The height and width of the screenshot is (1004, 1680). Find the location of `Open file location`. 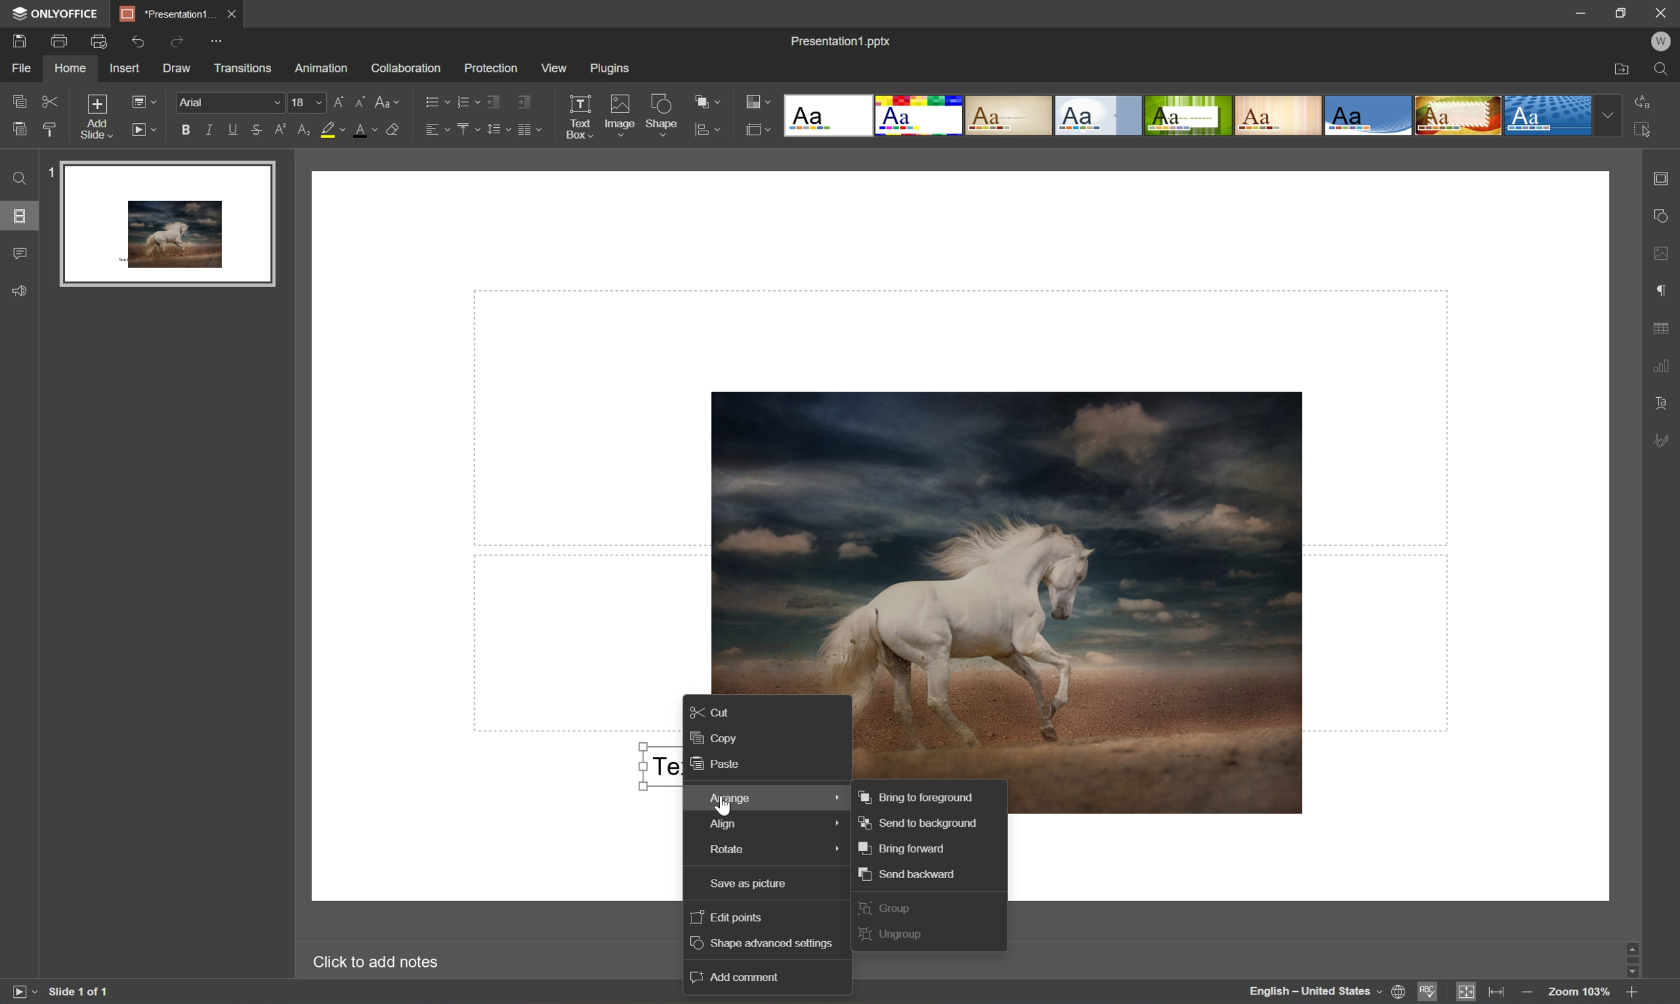

Open file location is located at coordinates (1621, 67).